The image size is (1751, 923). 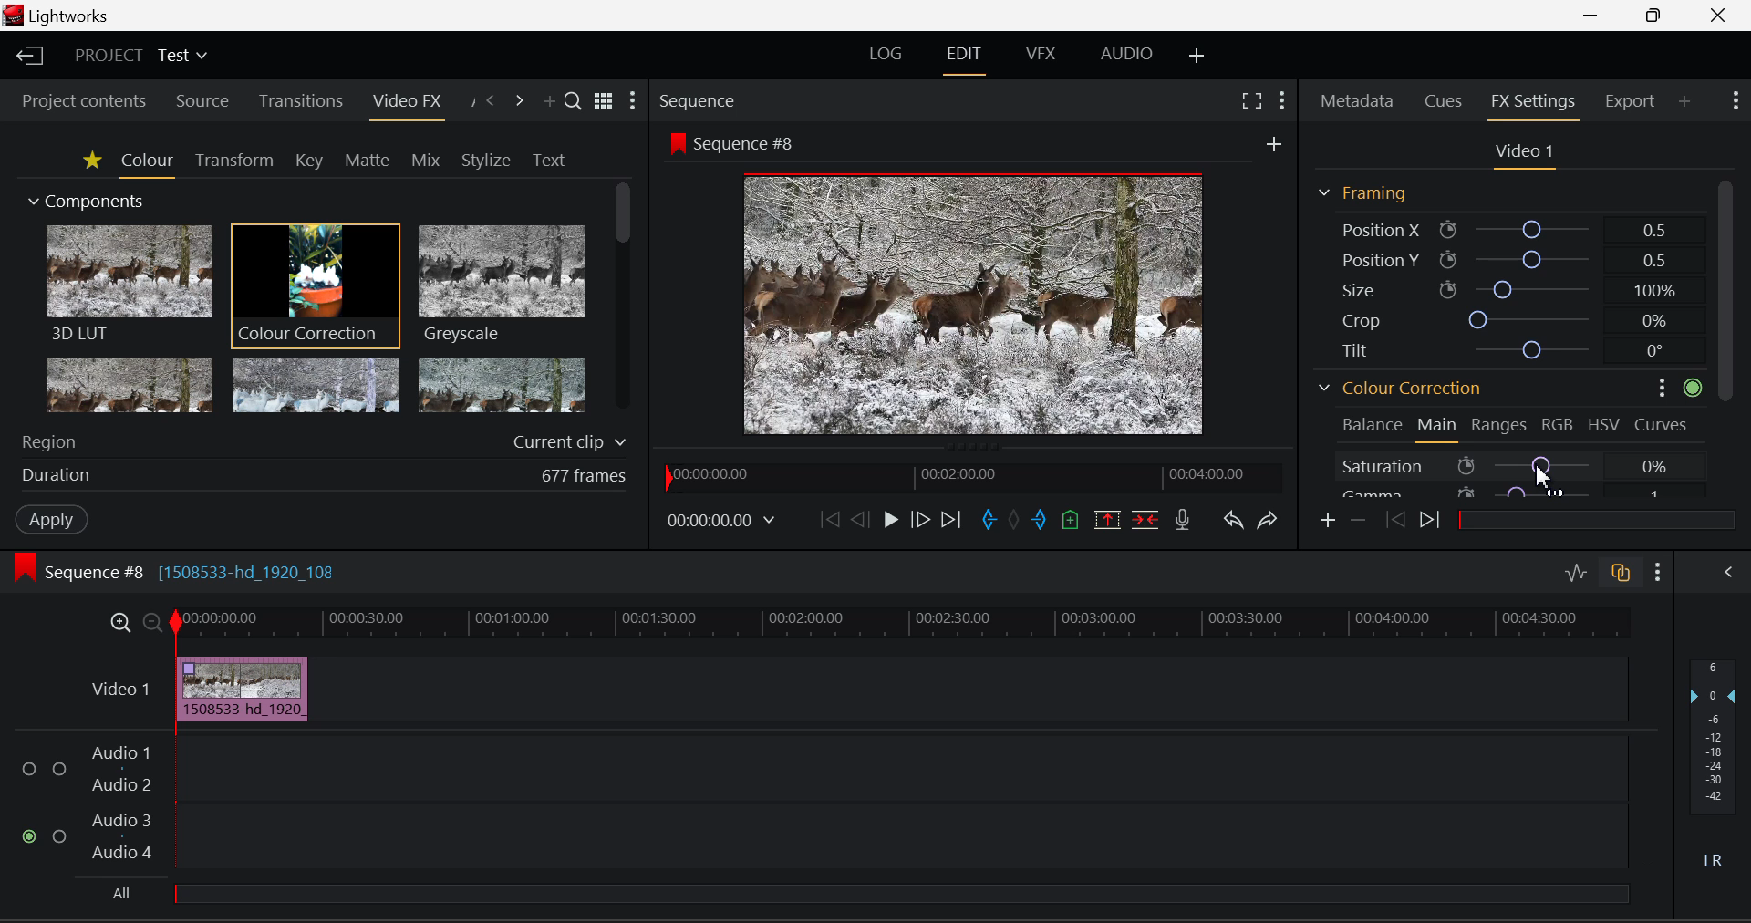 I want to click on Remove Marked Section, so click(x=1106, y=520).